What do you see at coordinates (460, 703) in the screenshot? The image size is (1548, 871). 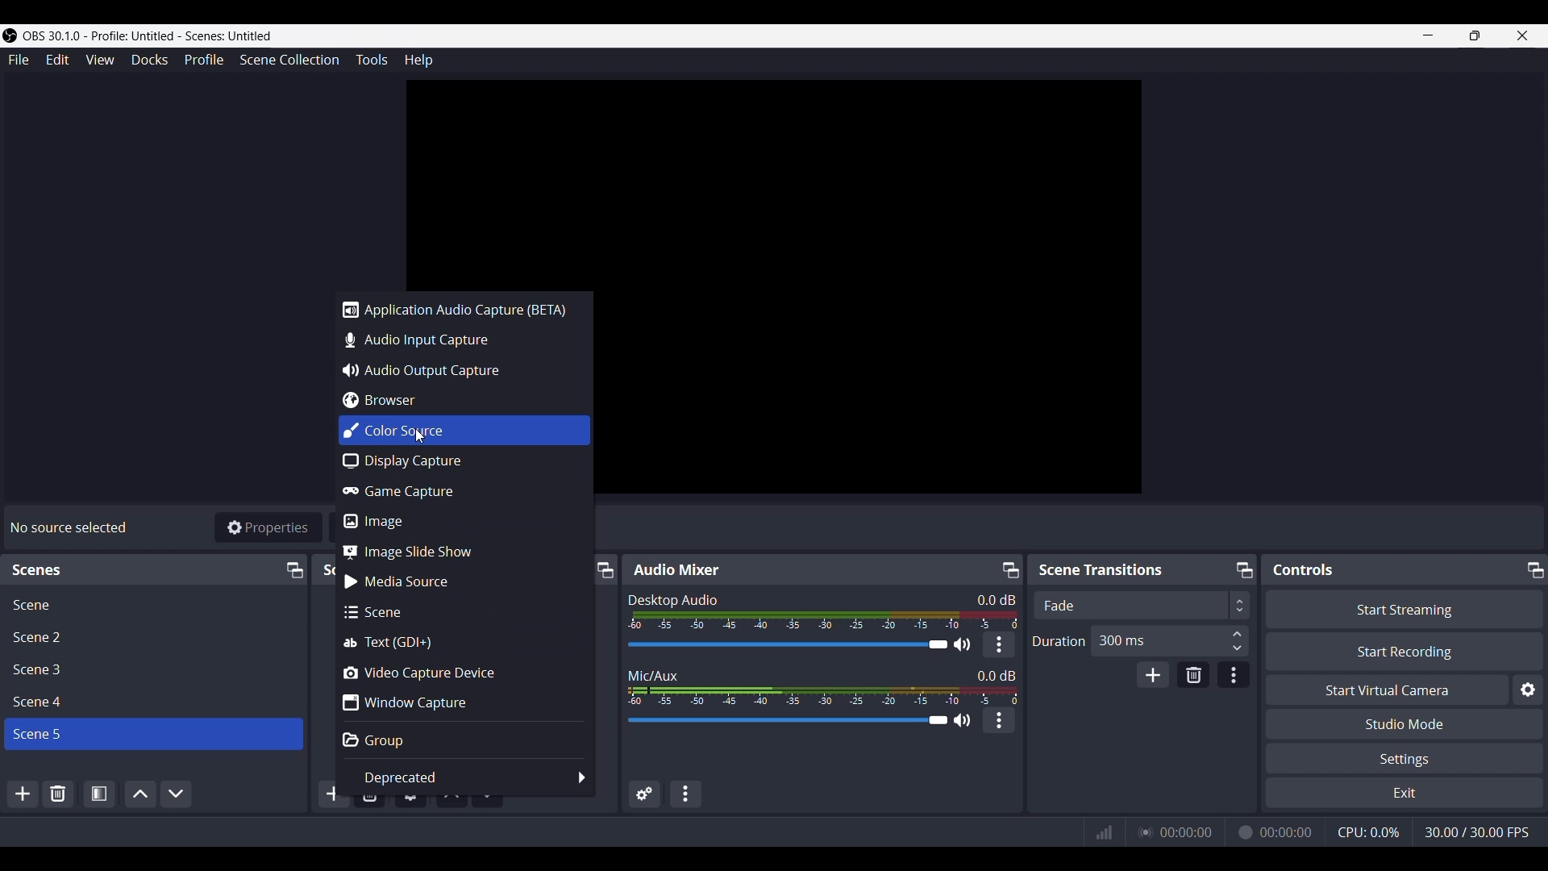 I see `Window capture` at bounding box center [460, 703].